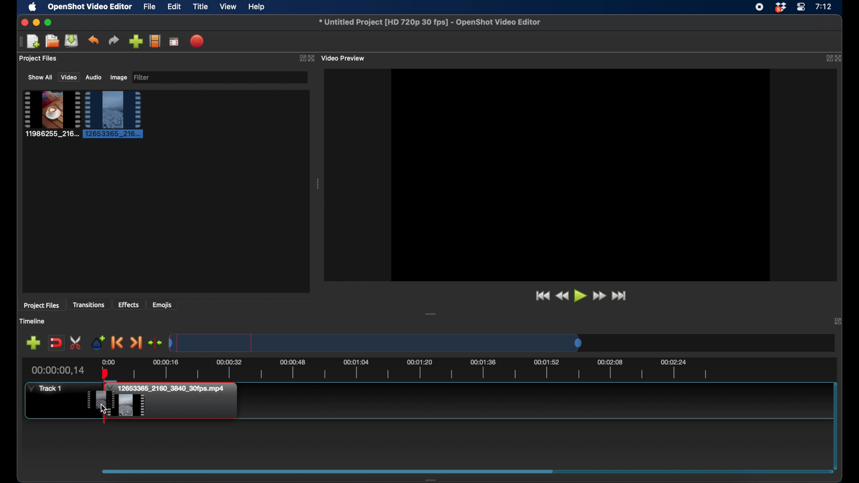 This screenshot has height=483, width=859. What do you see at coordinates (76, 342) in the screenshot?
I see `enable razor` at bounding box center [76, 342].